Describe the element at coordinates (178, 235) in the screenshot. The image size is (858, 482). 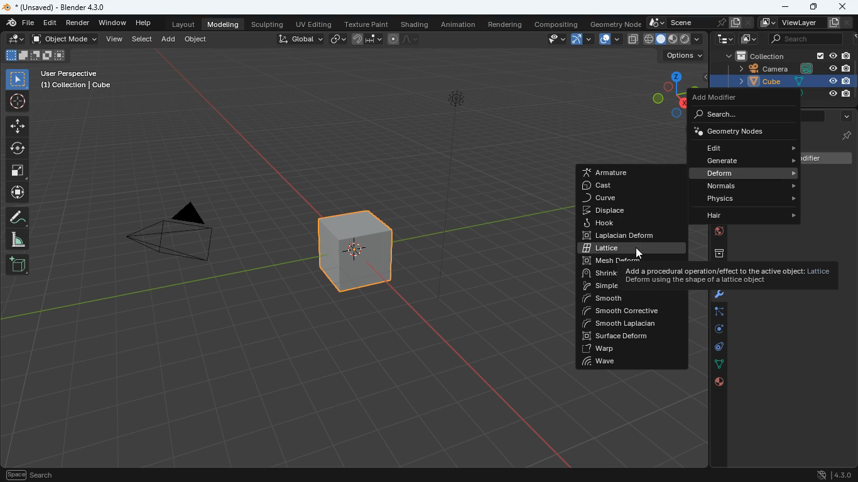
I see `camera` at that location.